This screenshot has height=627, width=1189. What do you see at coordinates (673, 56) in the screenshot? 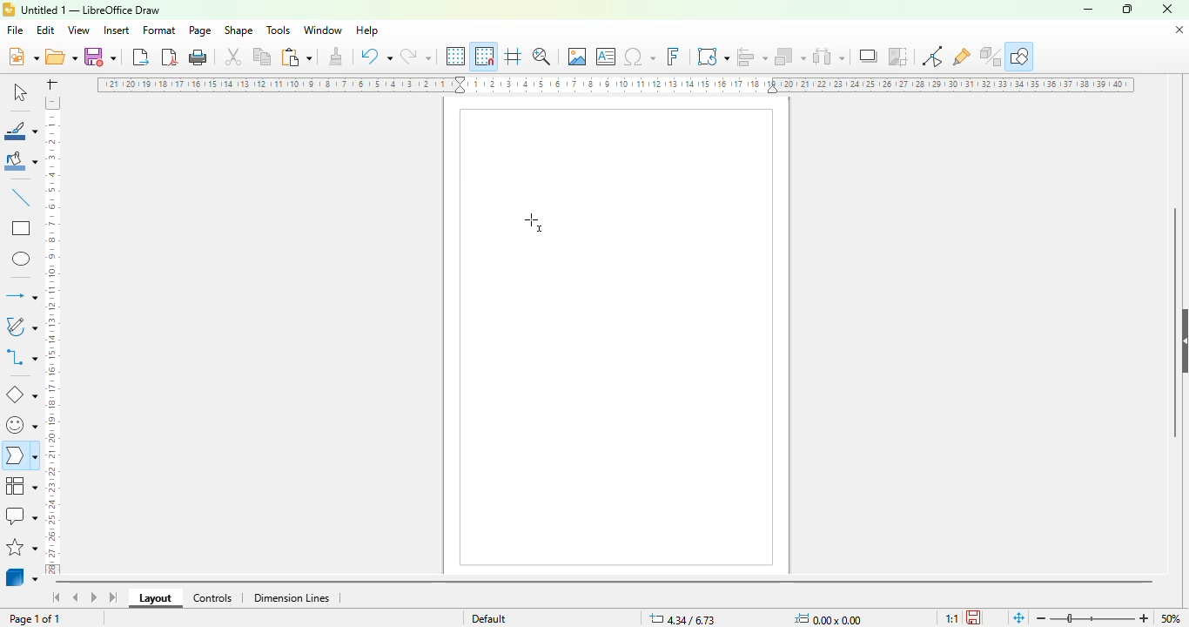
I see `insert fontwork text` at bounding box center [673, 56].